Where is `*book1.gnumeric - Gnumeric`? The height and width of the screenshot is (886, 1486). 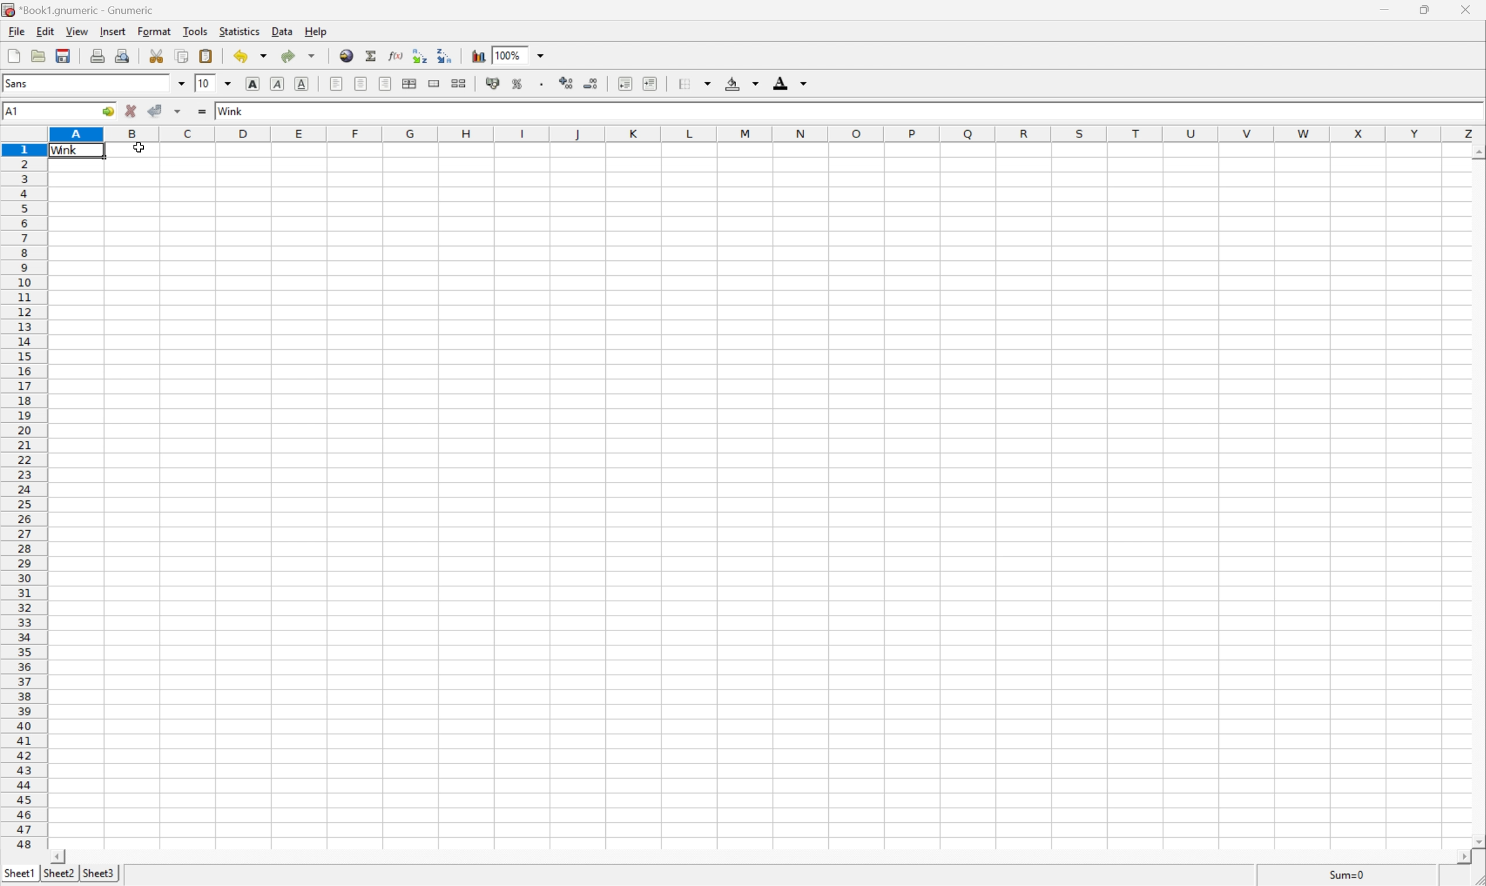
*book1.gnumeric - Gnumeric is located at coordinates (78, 10).